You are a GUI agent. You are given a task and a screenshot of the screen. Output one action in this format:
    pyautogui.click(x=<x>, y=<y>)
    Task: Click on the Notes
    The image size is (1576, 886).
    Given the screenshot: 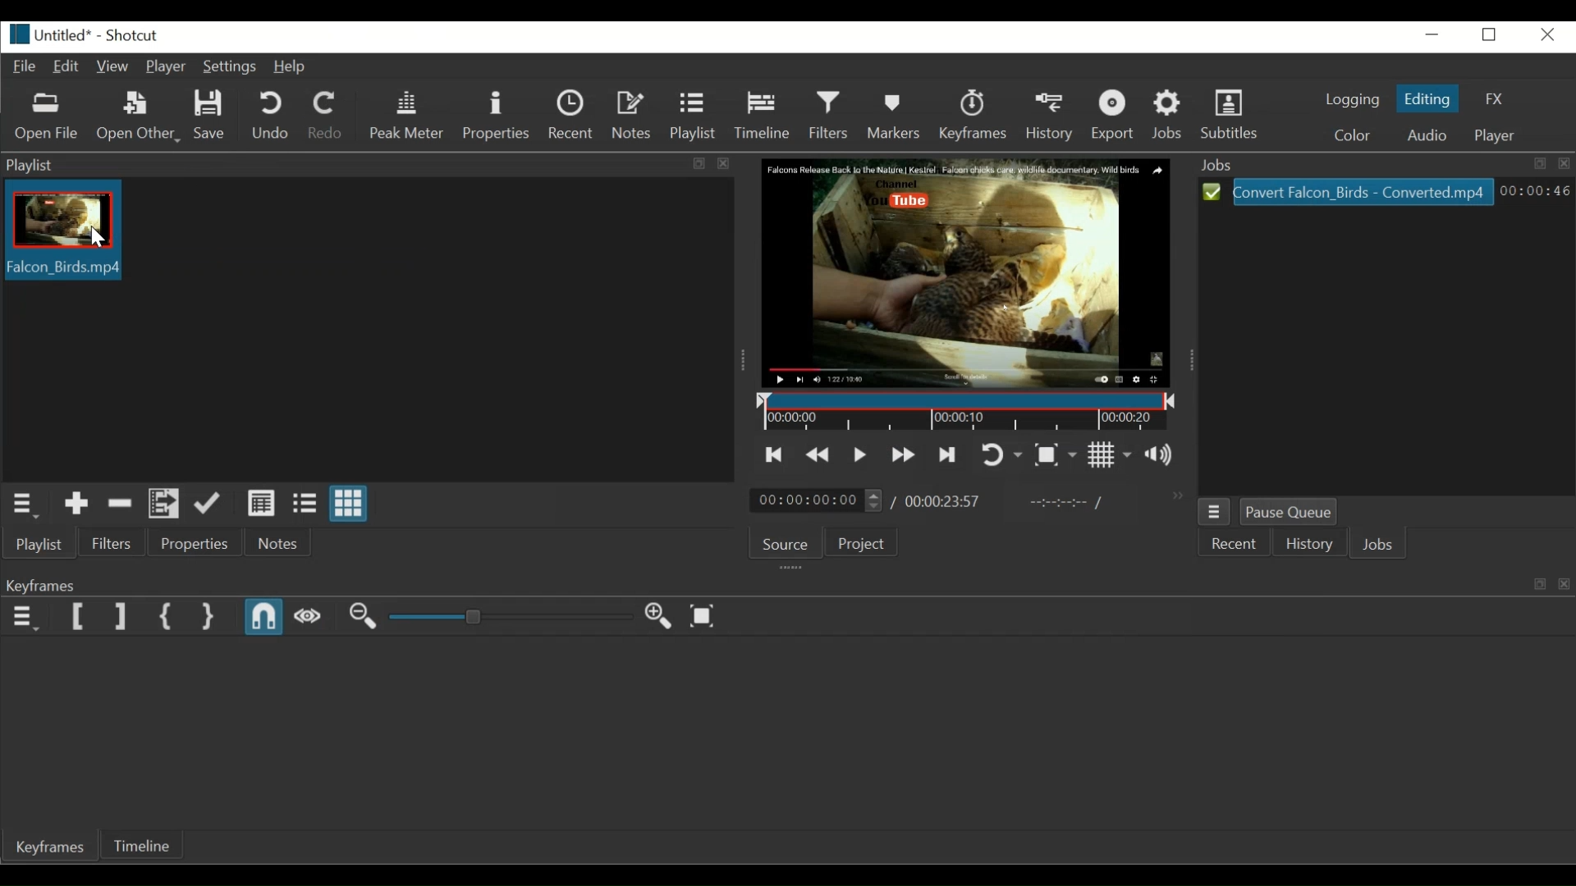 What is the action you would take?
    pyautogui.click(x=633, y=116)
    